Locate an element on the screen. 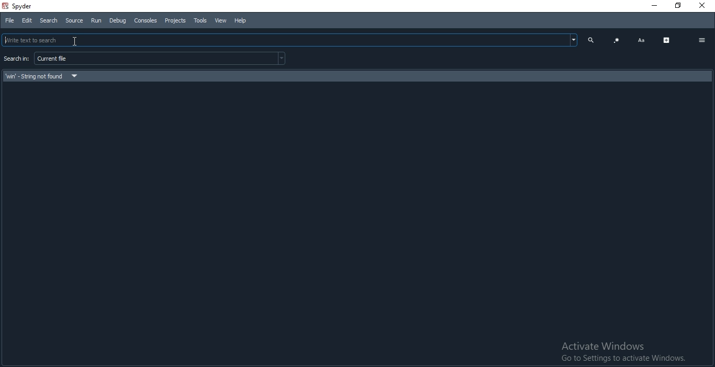 The width and height of the screenshot is (715, 367). Help is located at coordinates (244, 20).